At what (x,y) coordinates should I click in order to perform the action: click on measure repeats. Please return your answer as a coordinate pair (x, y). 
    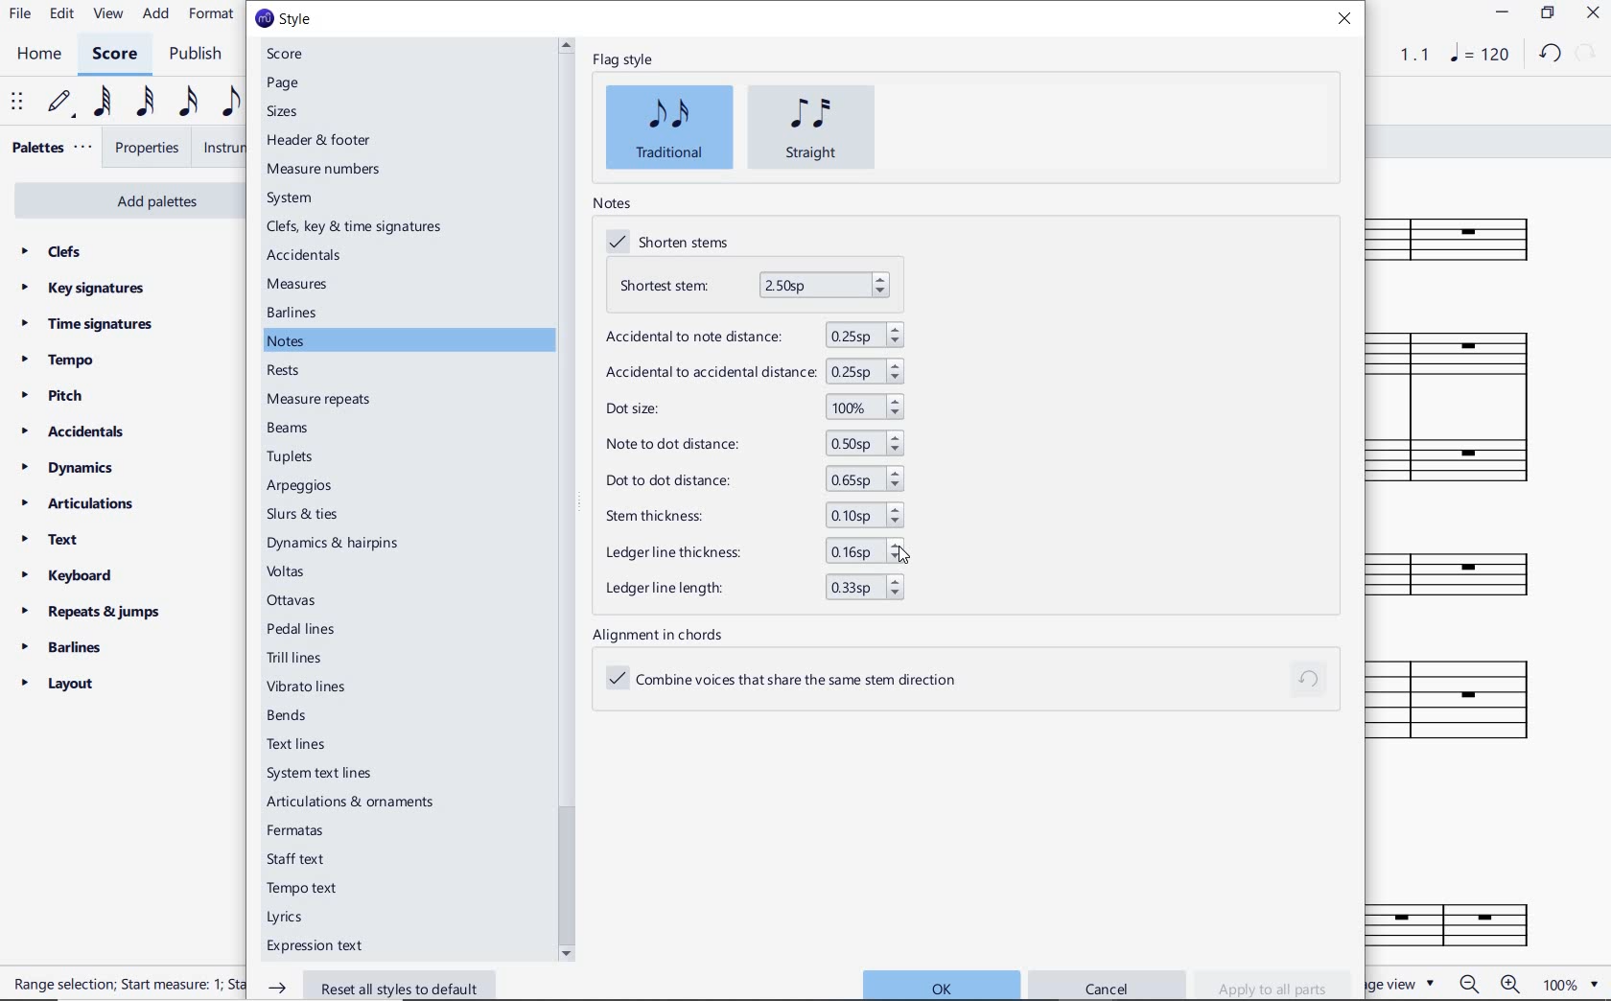
    Looking at the image, I should click on (319, 401).